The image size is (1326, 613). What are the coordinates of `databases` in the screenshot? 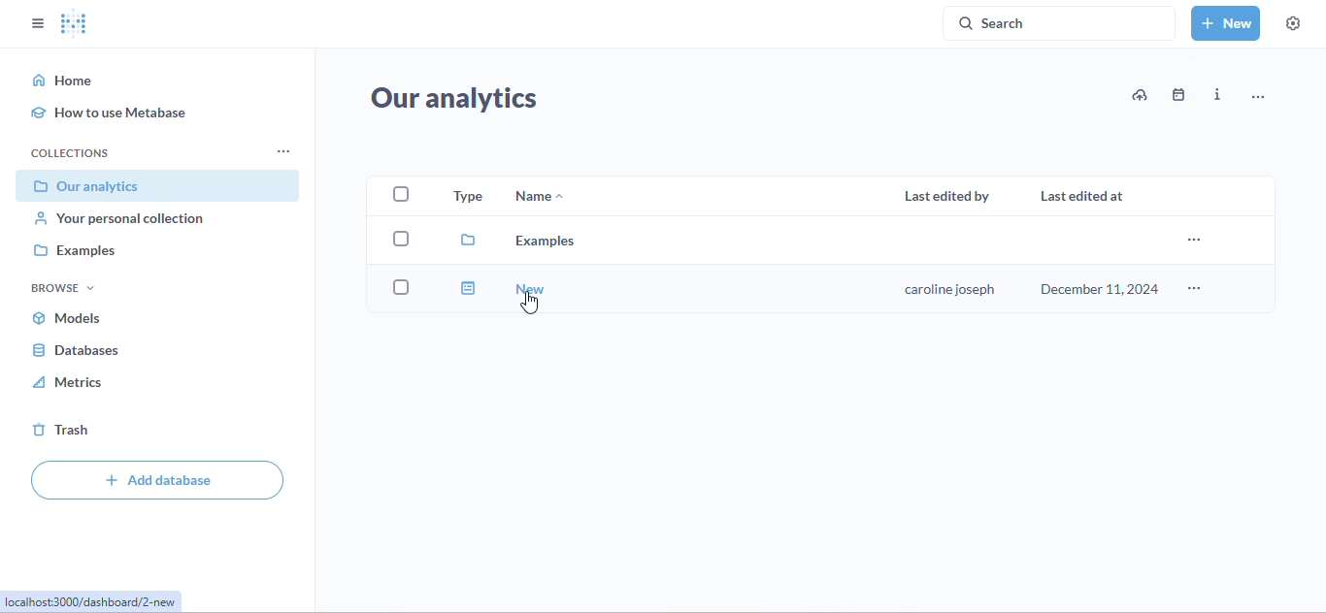 It's located at (77, 350).